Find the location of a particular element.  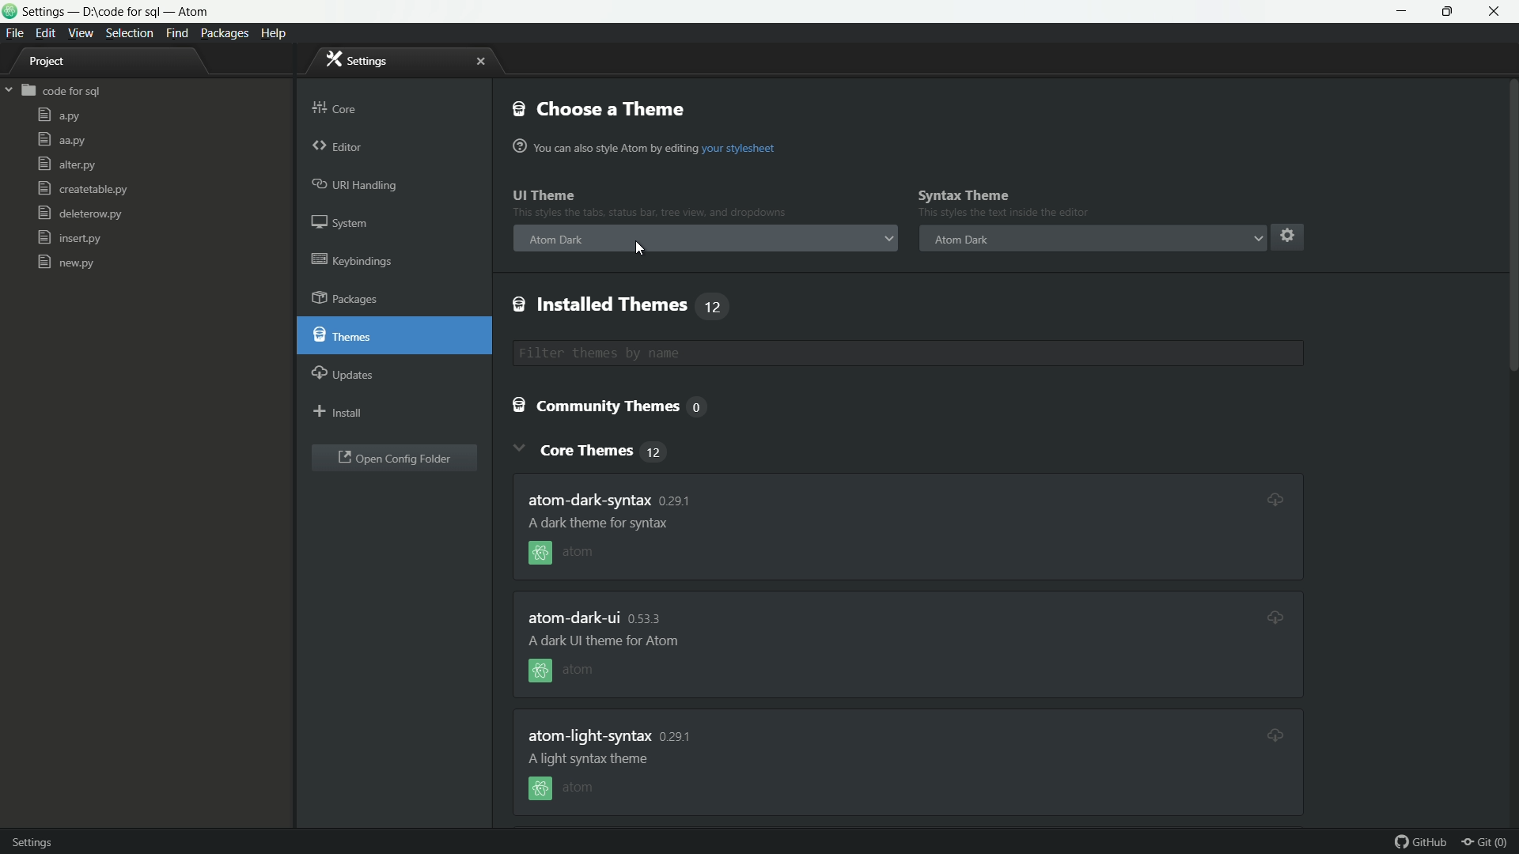

settings is located at coordinates (46, 840).